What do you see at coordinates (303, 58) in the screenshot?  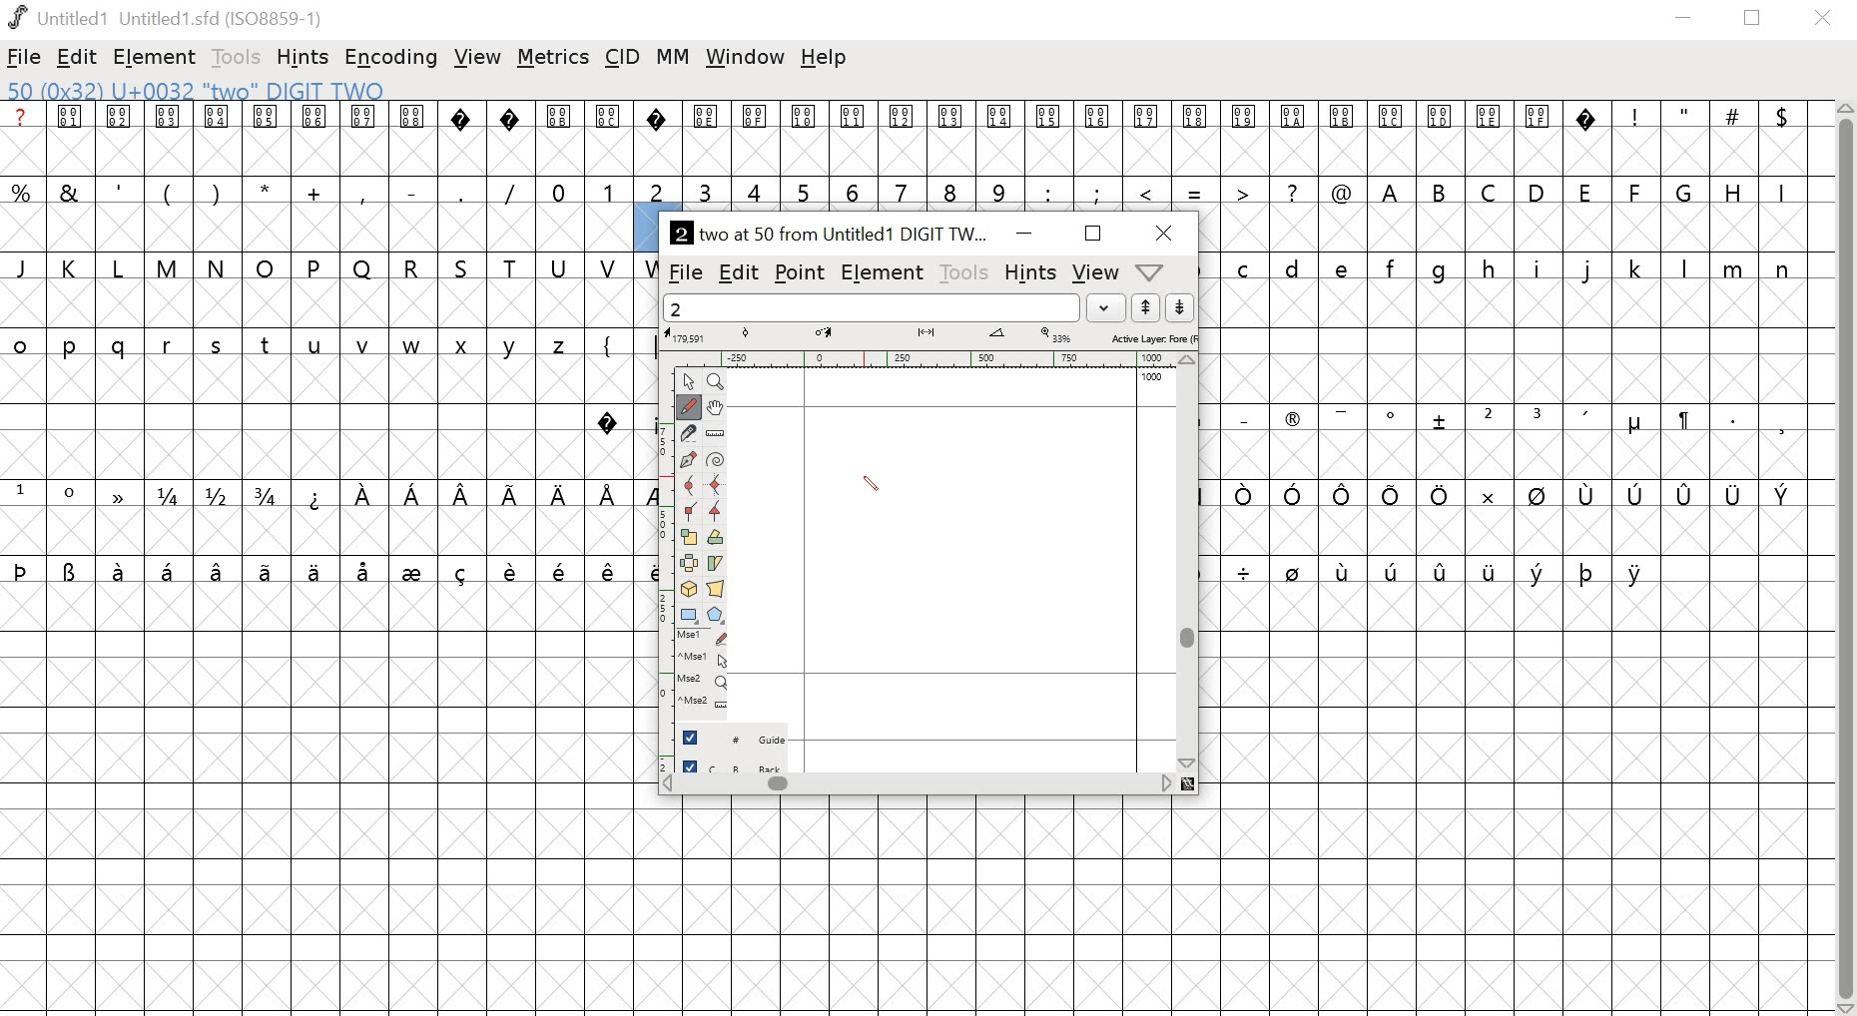 I see `hints` at bounding box center [303, 58].